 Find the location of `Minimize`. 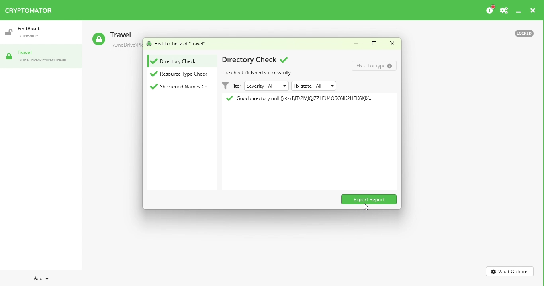

Minimize is located at coordinates (520, 12).